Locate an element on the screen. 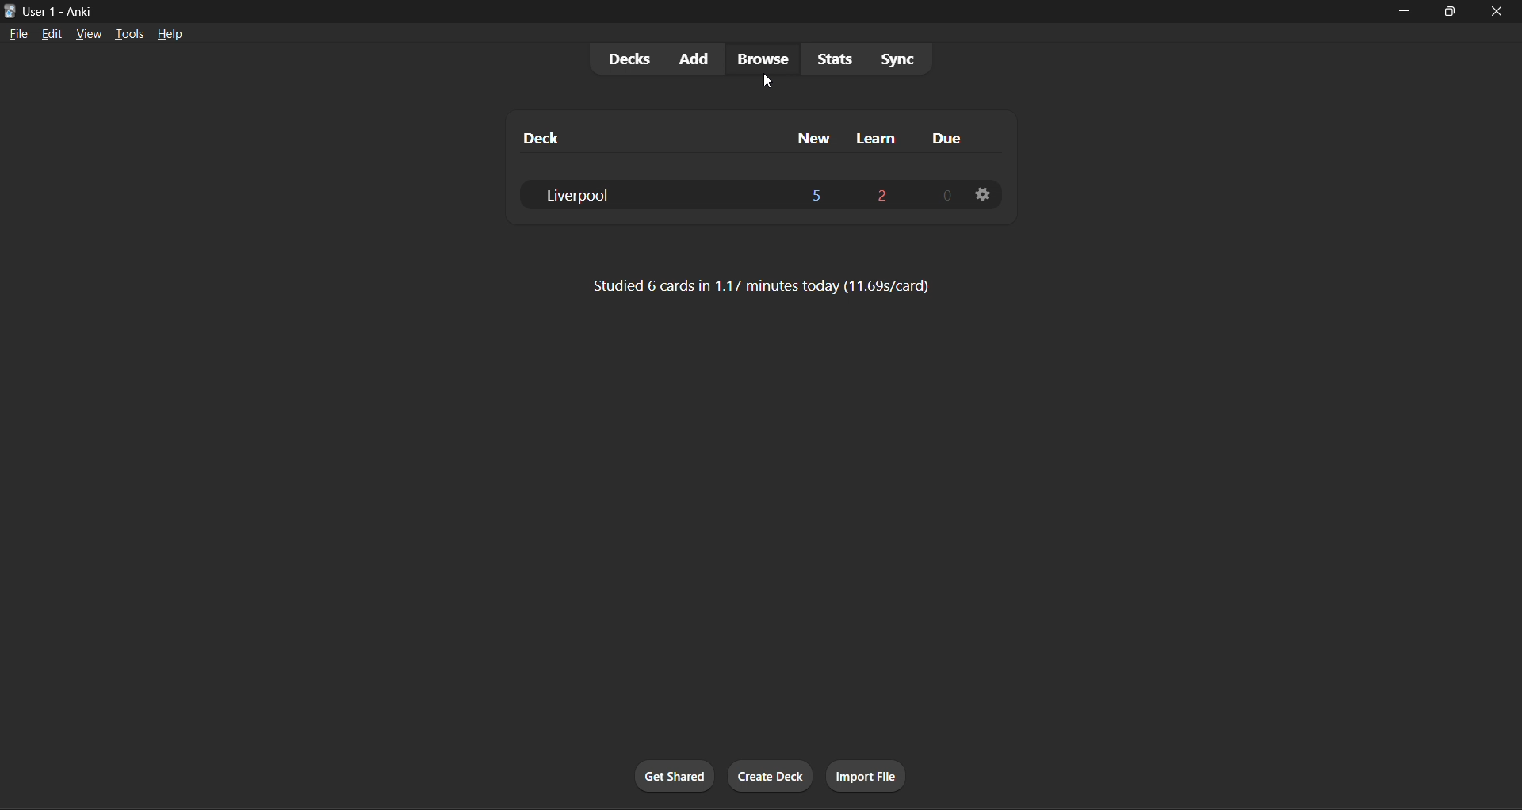 The image size is (1522, 810). new cards column is located at coordinates (807, 133).